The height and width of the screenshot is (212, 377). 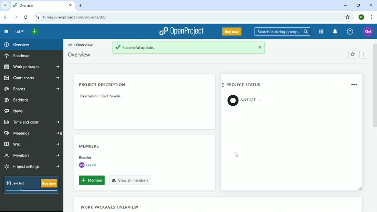 I want to click on New tab, so click(x=81, y=5).